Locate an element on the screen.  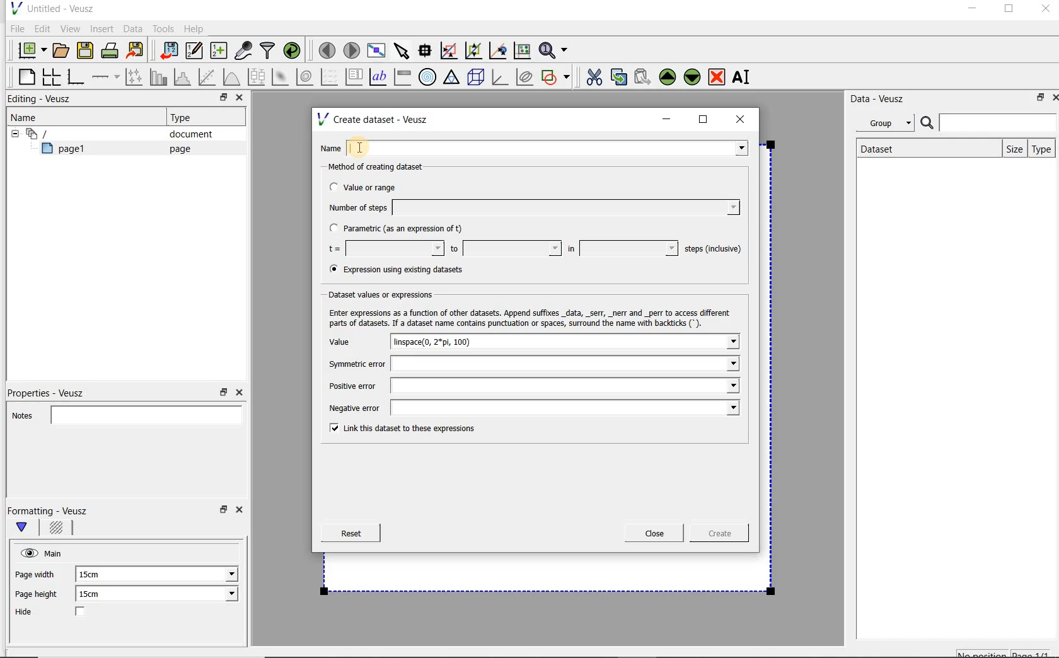
Help is located at coordinates (195, 28).